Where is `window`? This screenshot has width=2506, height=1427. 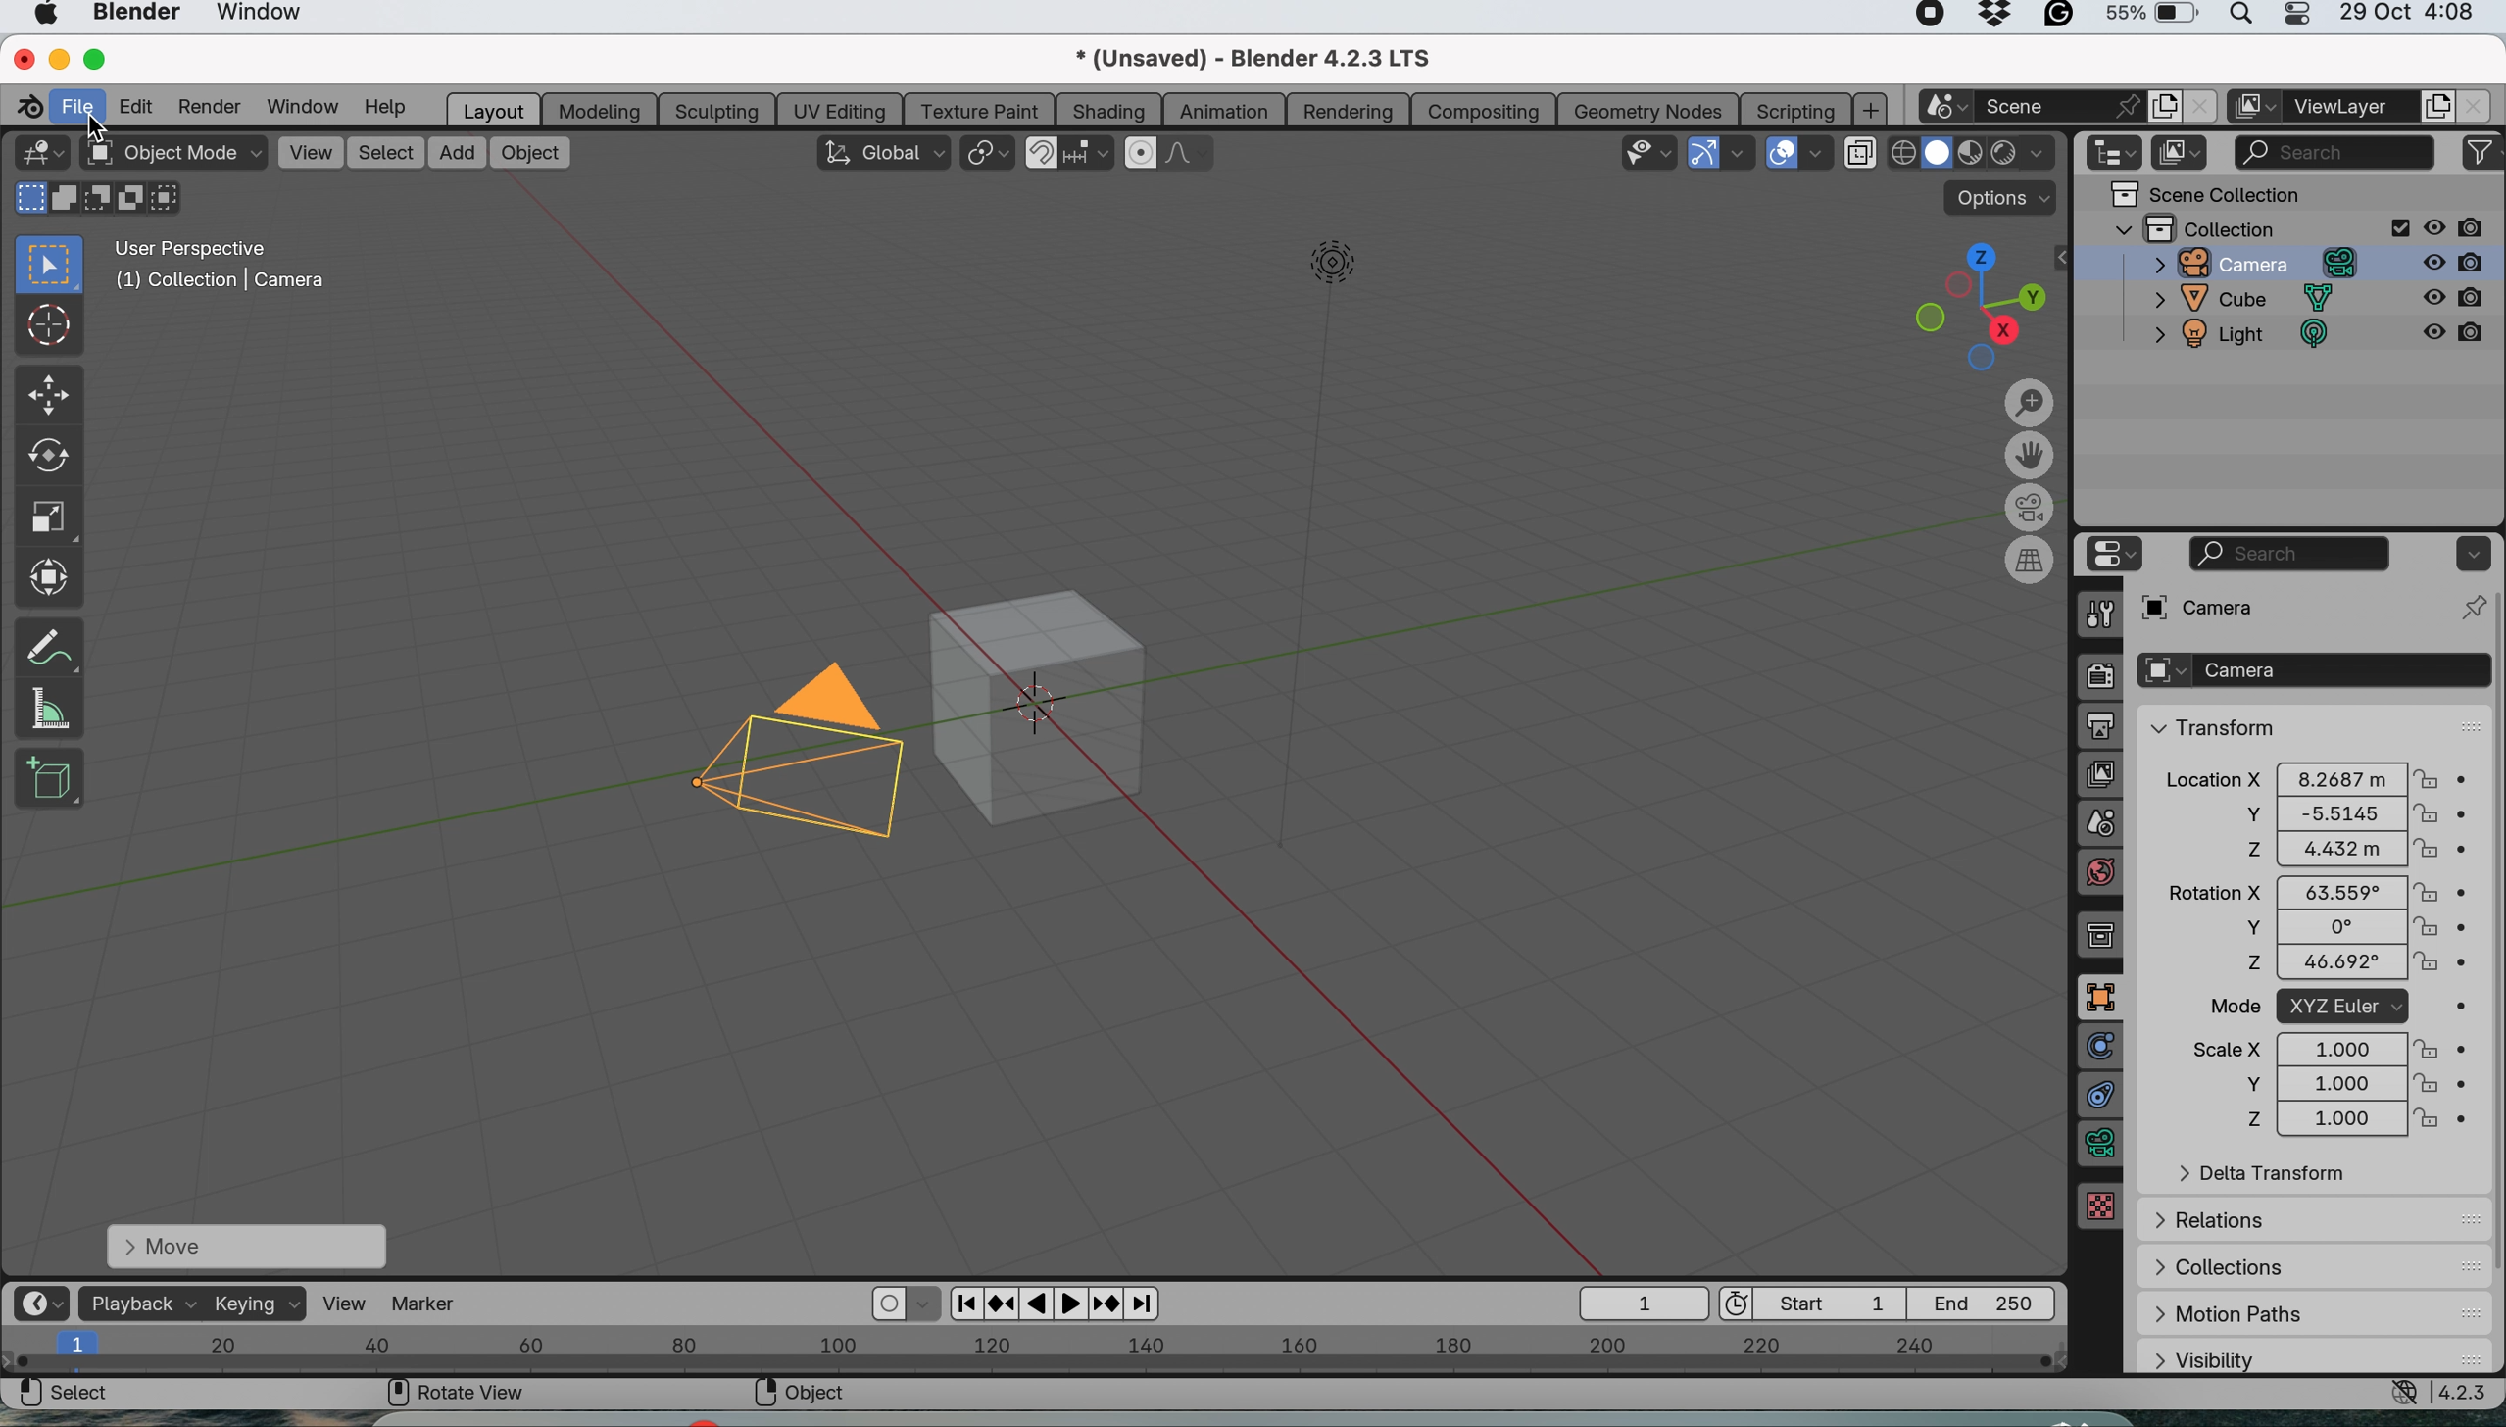
window is located at coordinates (261, 16).